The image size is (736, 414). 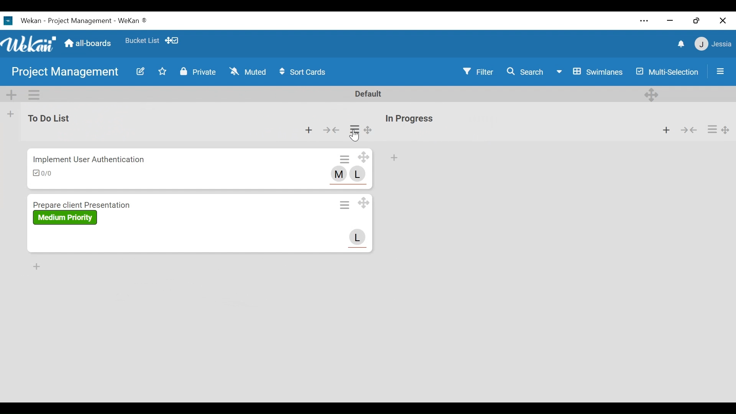 I want to click on Home (all boards), so click(x=89, y=44).